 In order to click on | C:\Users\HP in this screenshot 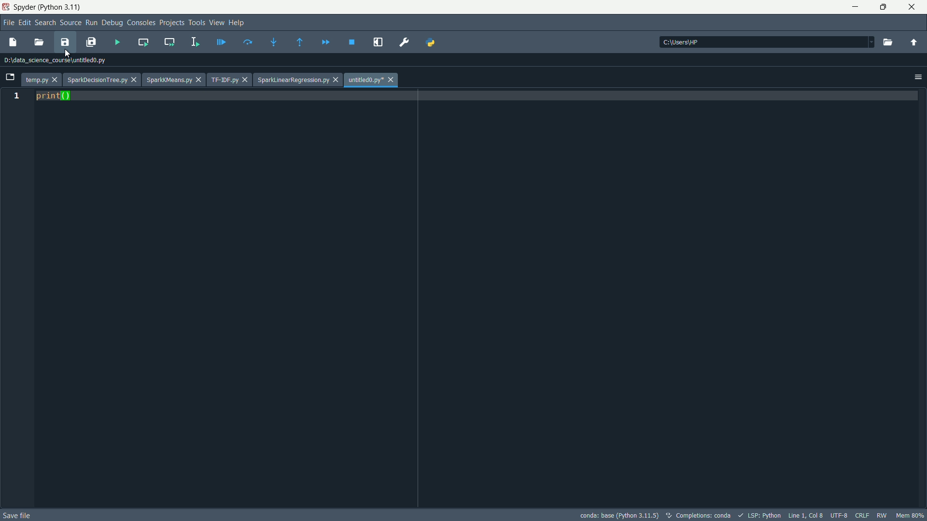, I will do `click(769, 42)`.